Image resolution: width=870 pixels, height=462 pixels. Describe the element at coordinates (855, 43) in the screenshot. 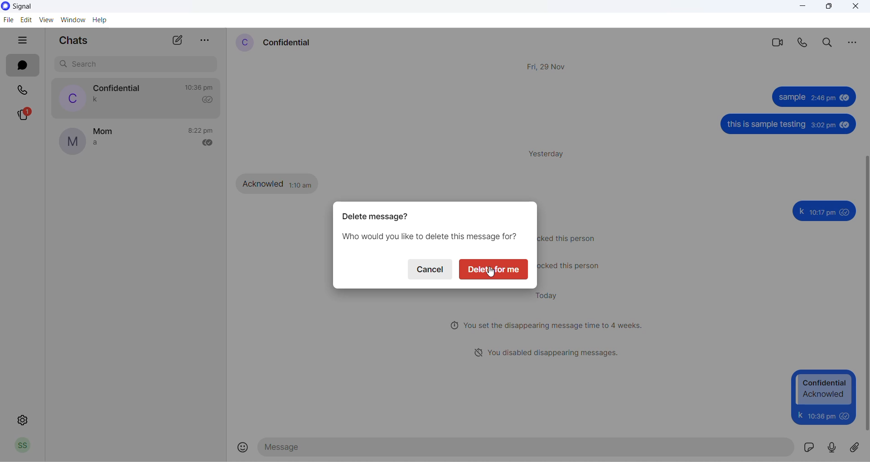

I see `more options` at that location.